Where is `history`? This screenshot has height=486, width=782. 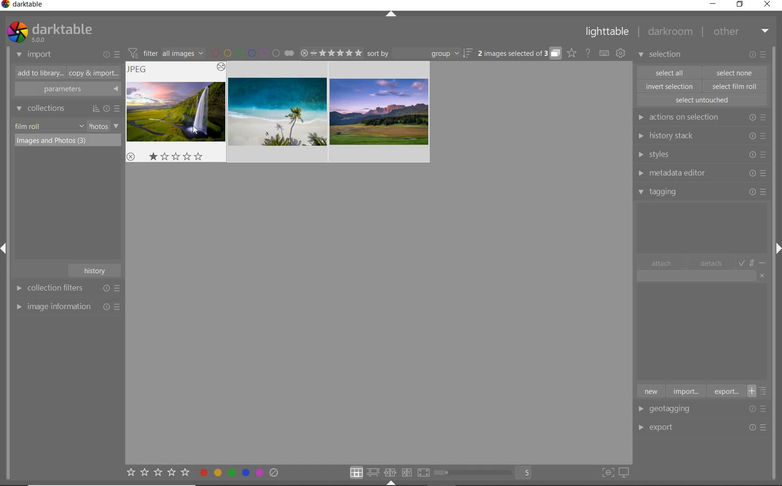 history is located at coordinates (96, 270).